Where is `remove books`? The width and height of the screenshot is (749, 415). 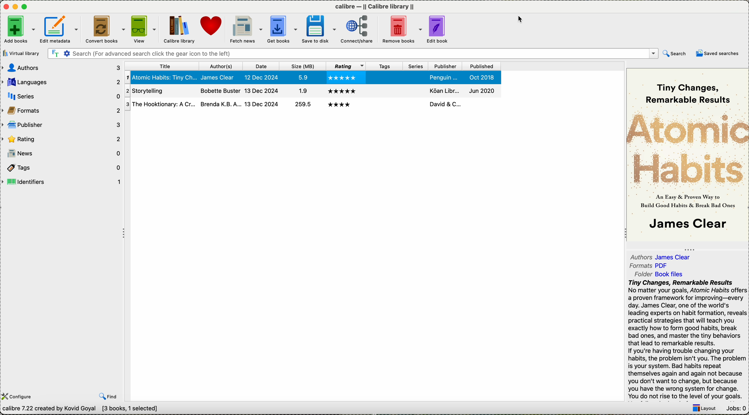 remove books is located at coordinates (402, 29).